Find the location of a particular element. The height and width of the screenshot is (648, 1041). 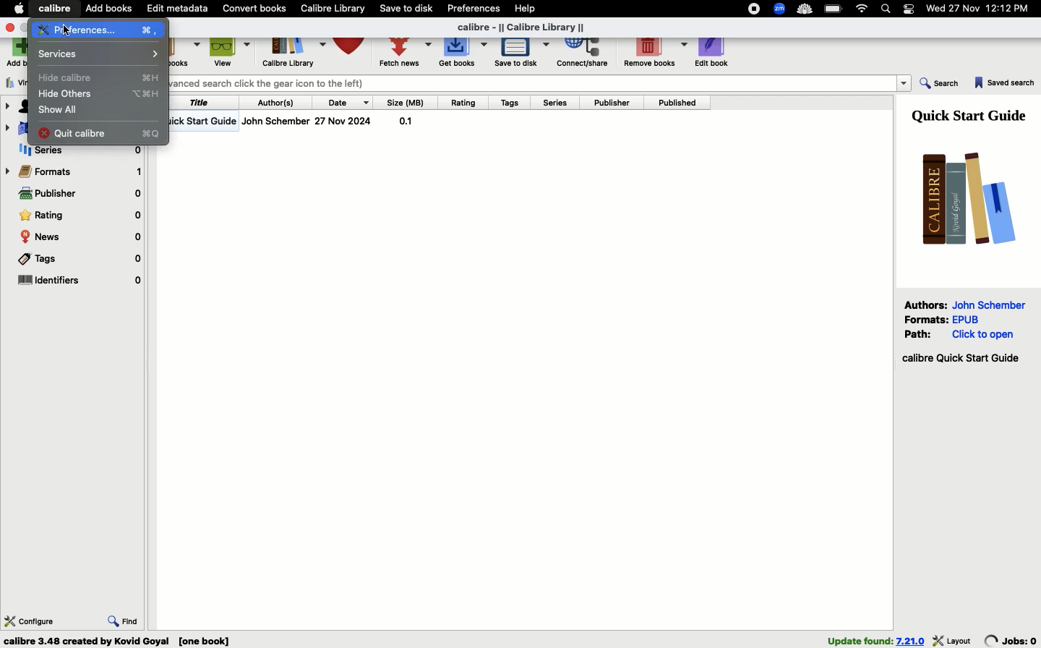

Hide others is located at coordinates (99, 93).